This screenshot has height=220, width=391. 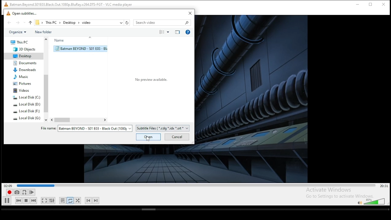 What do you see at coordinates (17, 193) in the screenshot?
I see `take a snapshot` at bounding box center [17, 193].